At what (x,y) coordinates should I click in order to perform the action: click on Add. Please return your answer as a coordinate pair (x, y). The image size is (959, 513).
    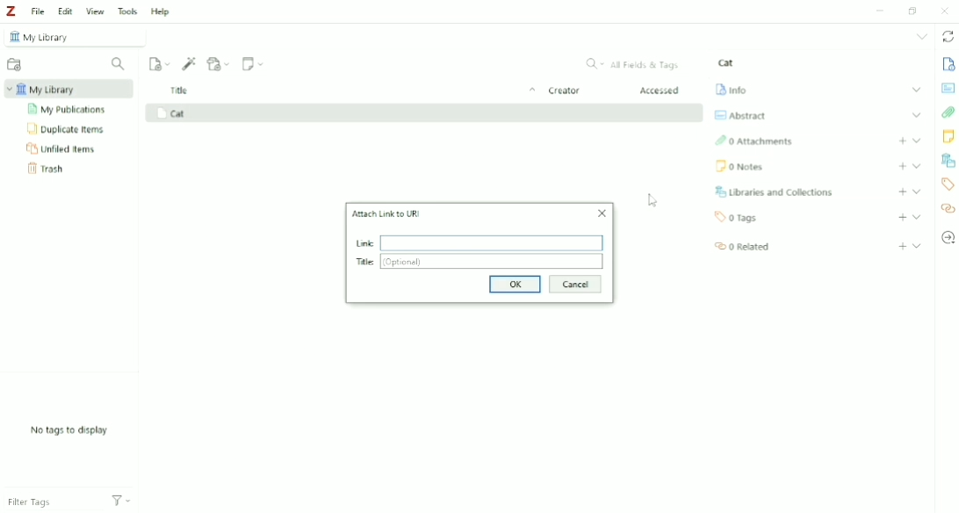
    Looking at the image, I should click on (903, 247).